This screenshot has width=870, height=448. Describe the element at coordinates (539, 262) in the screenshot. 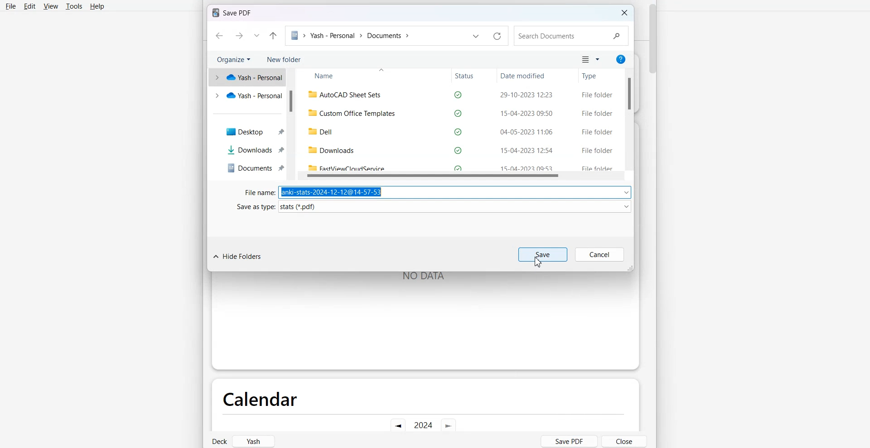

I see `cursor` at that location.